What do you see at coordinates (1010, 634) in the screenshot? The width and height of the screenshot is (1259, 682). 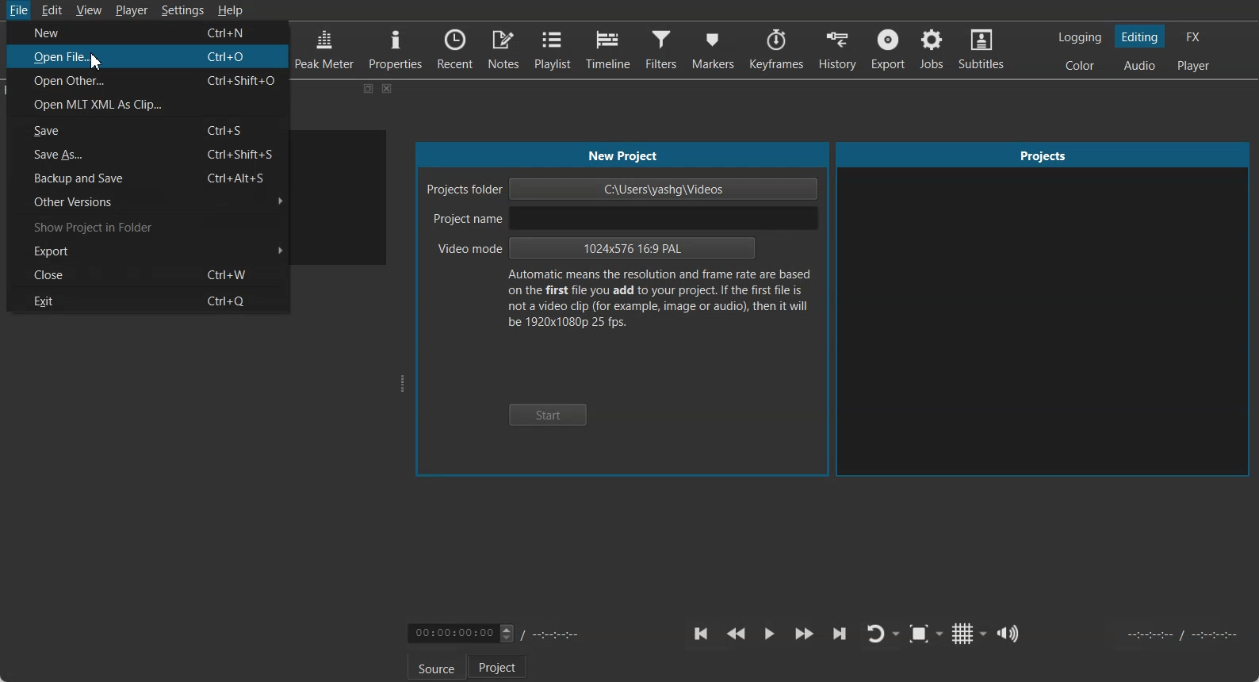 I see `Show the volume control` at bounding box center [1010, 634].